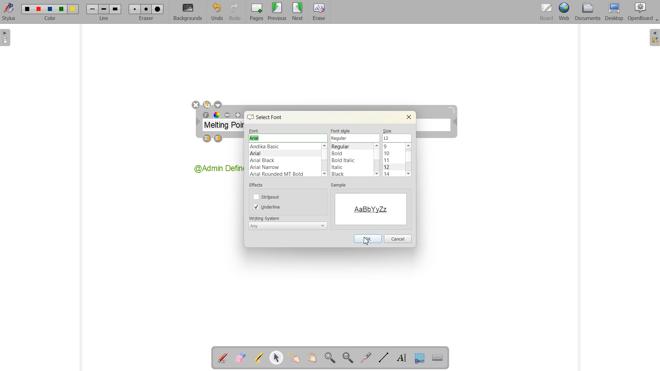 The height and width of the screenshot is (371, 660). I want to click on Background, so click(188, 12).